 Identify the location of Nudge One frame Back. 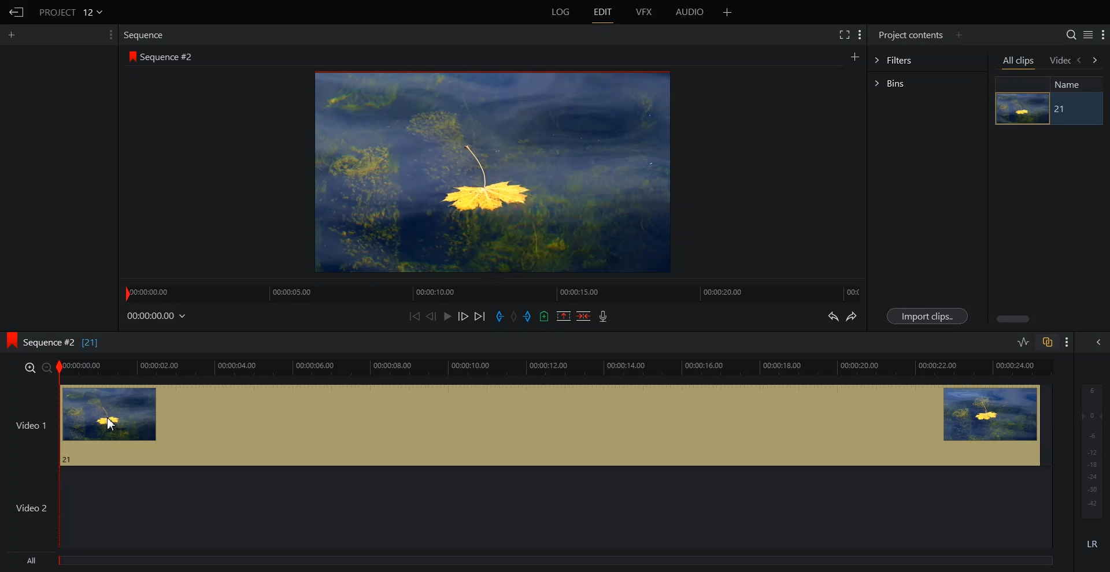
(431, 316).